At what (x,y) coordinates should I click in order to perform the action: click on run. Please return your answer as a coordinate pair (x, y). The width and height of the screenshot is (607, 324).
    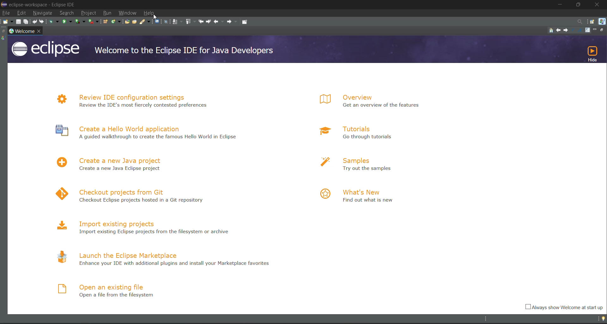
    Looking at the image, I should click on (109, 13).